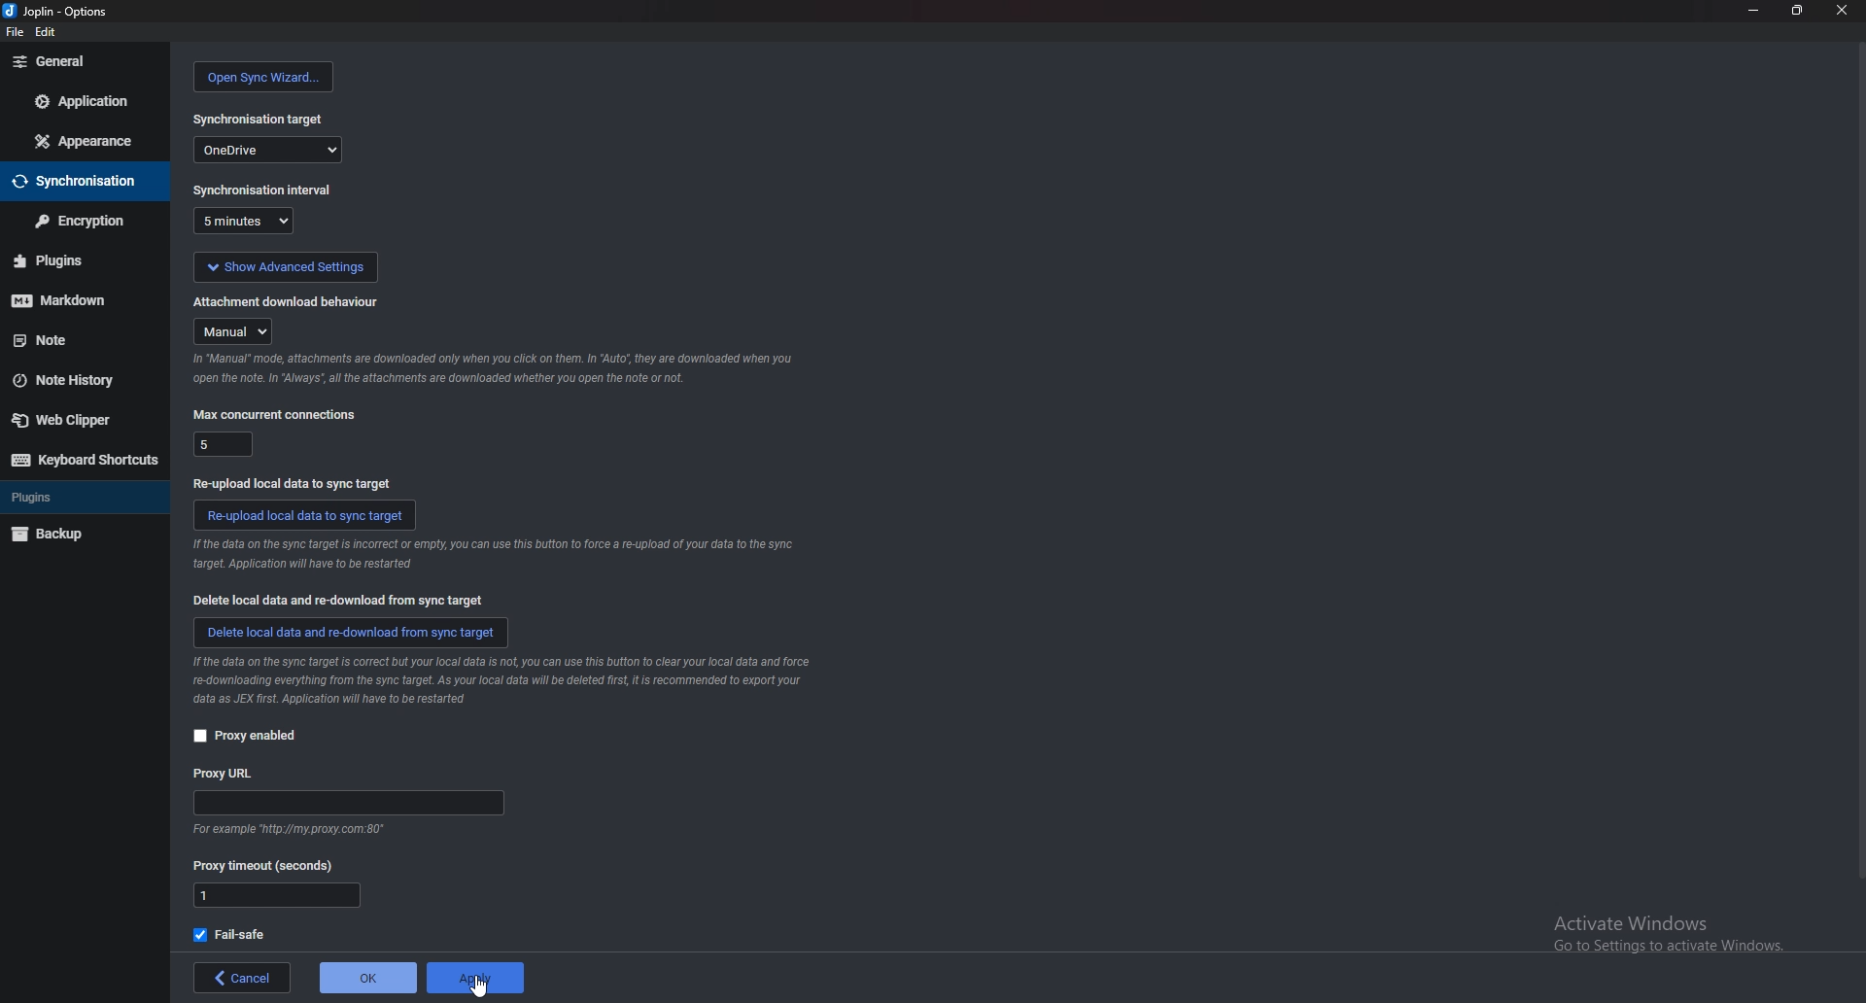 This screenshot has width=1866, height=1003. What do you see at coordinates (45, 32) in the screenshot?
I see `edit` at bounding box center [45, 32].